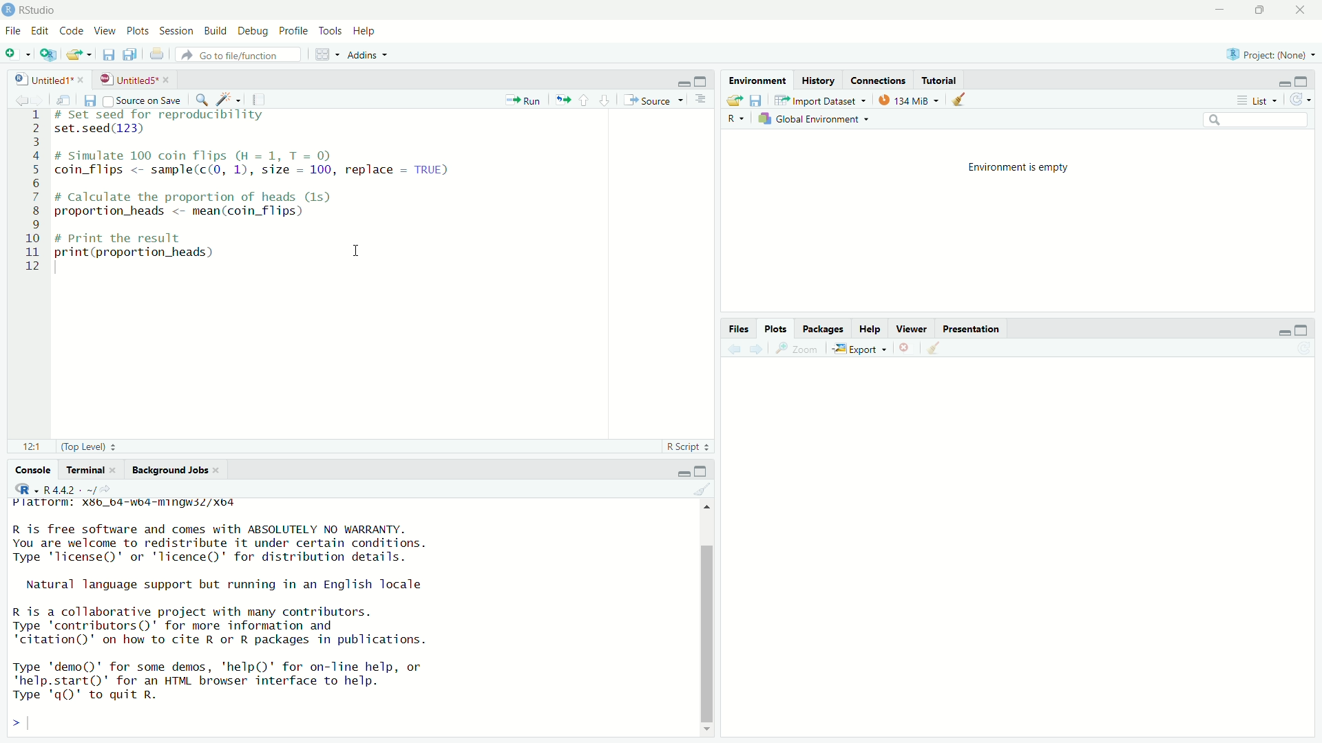  I want to click on R 4.4.2 . ~/, so click(73, 490).